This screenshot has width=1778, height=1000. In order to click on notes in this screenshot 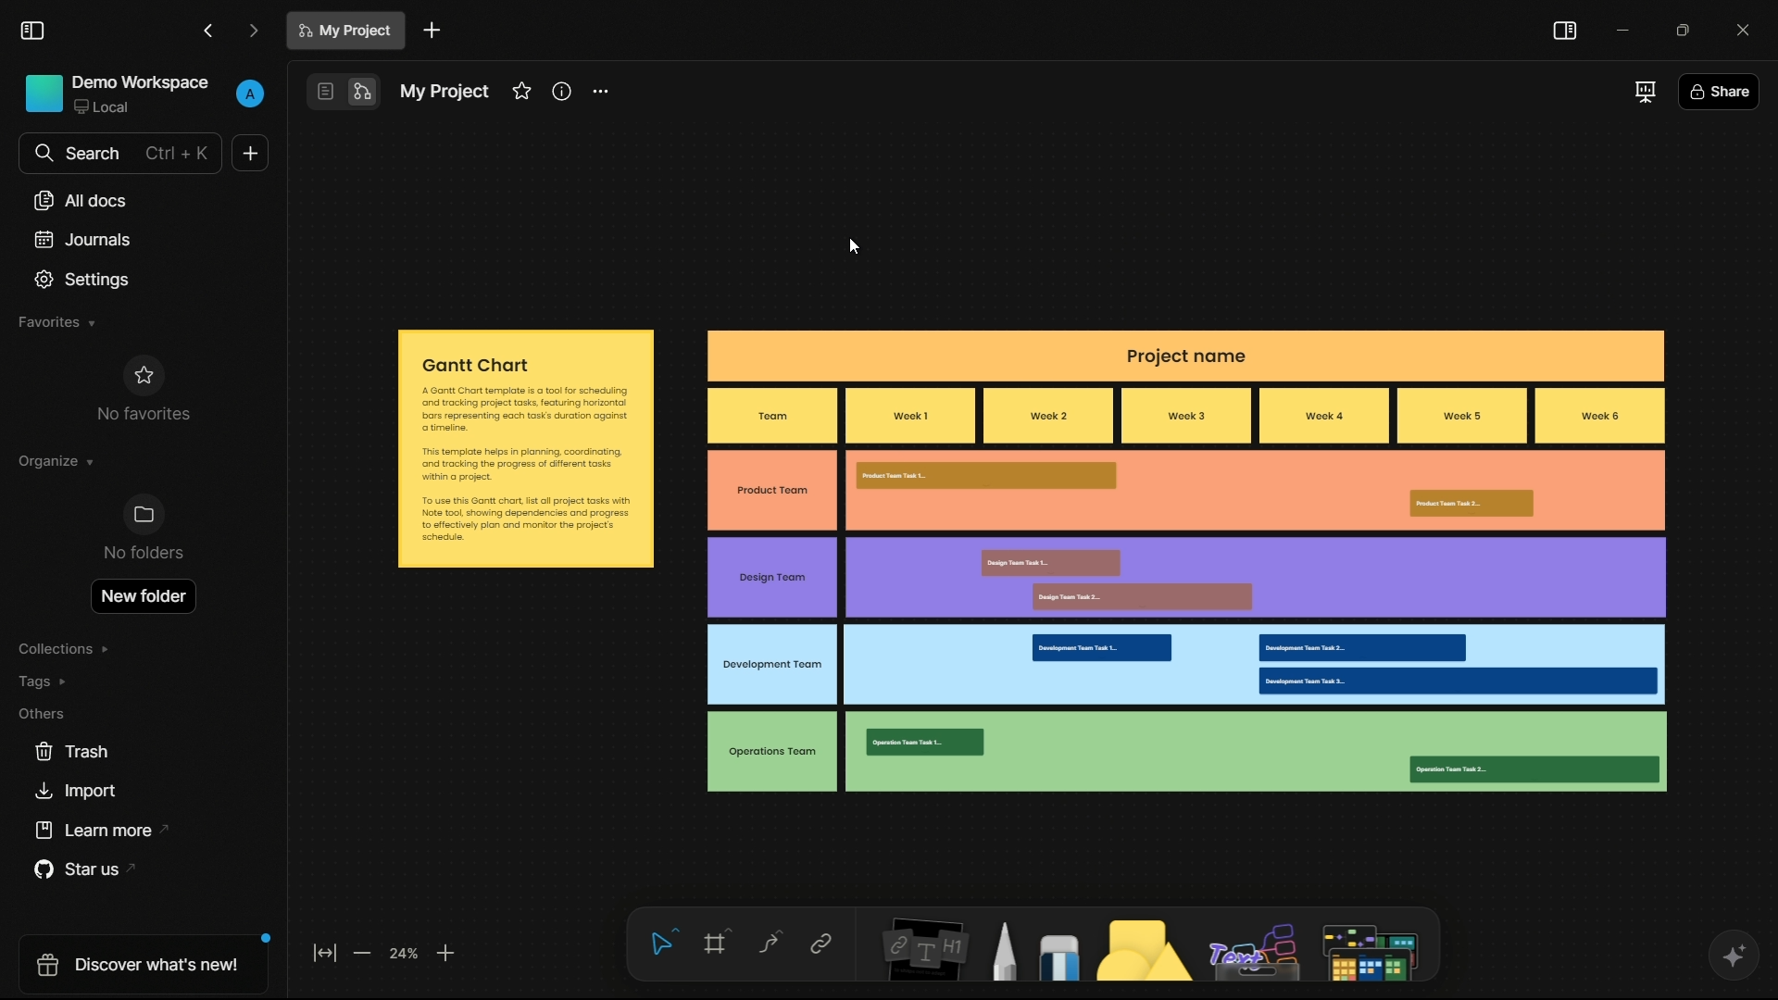, I will do `click(920, 952)`.